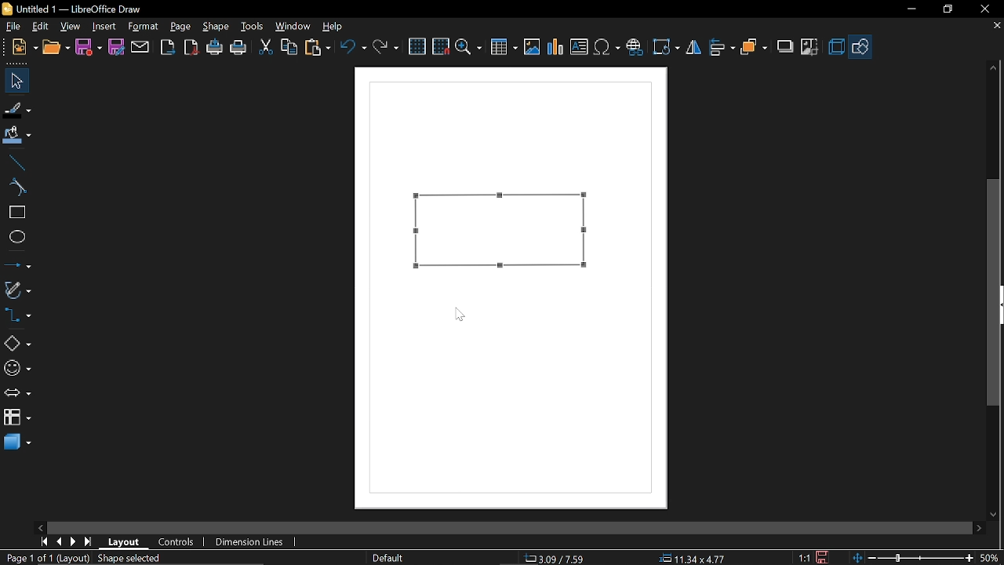 The height and width of the screenshot is (565, 1004). What do you see at coordinates (14, 236) in the screenshot?
I see `ellipse` at bounding box center [14, 236].